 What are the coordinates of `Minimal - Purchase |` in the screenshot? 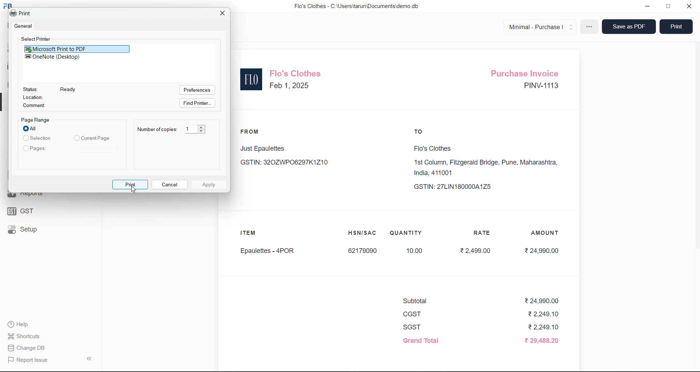 It's located at (540, 26).